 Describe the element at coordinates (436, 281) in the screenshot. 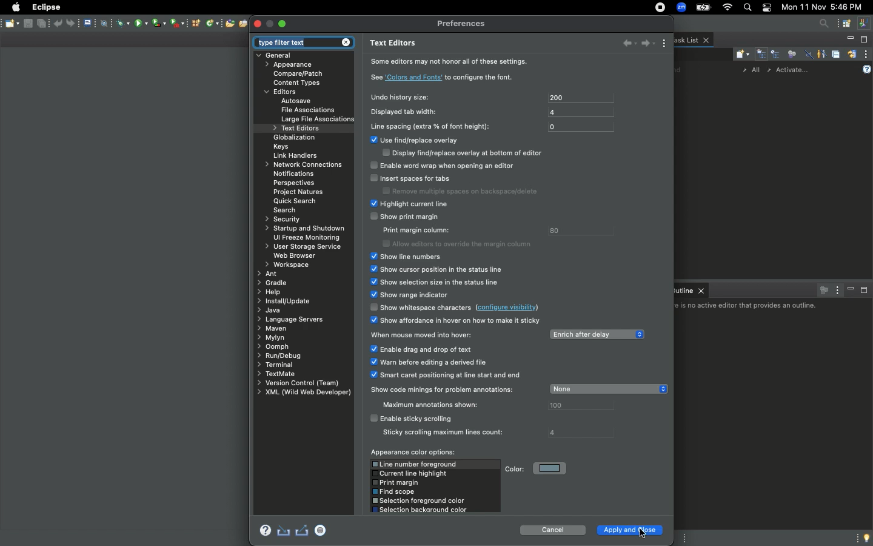

I see `Show selection size in the status line` at that location.